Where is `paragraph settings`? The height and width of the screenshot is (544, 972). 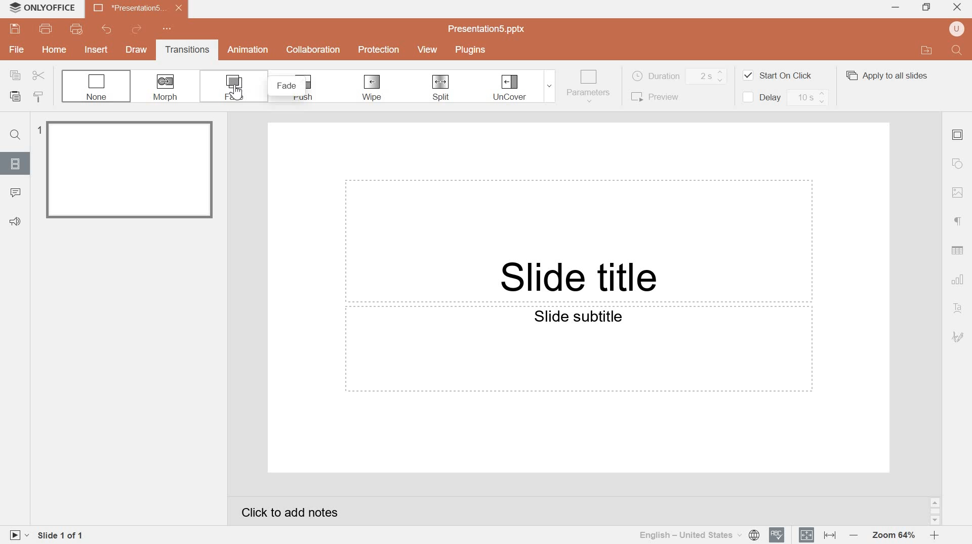
paragraph settings is located at coordinates (955, 222).